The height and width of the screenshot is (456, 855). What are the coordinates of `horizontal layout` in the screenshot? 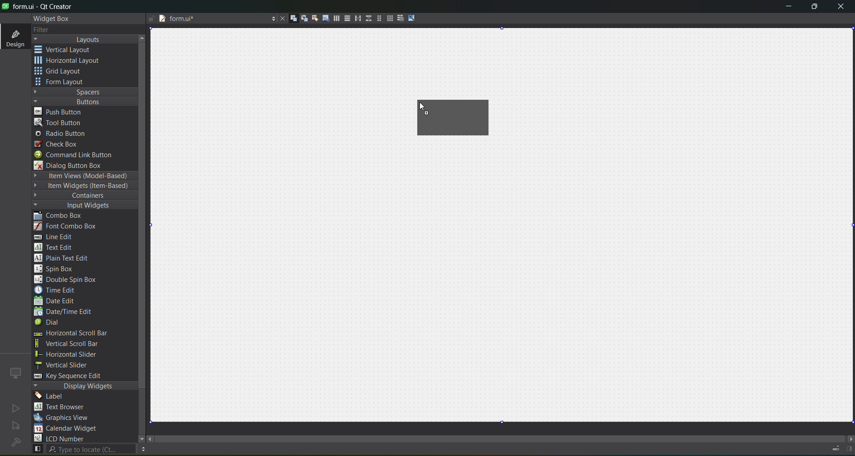 It's located at (454, 119).